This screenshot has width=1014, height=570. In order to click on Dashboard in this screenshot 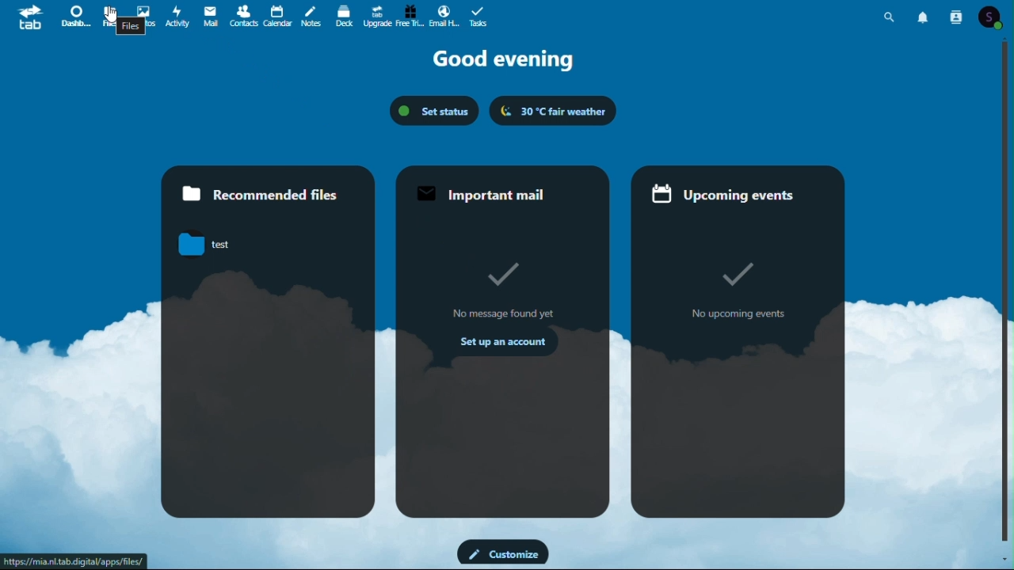, I will do `click(74, 17)`.